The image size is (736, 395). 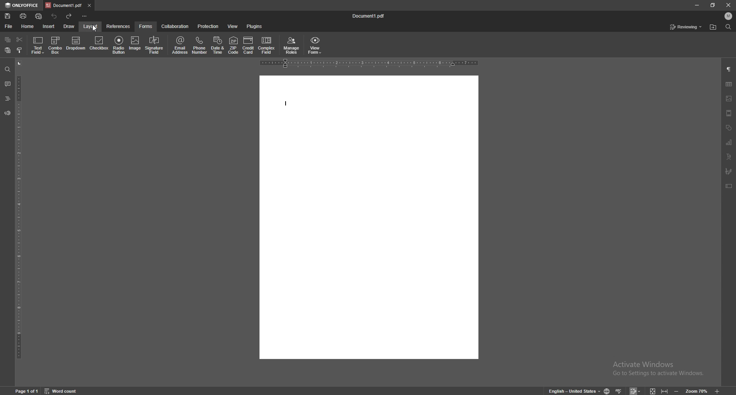 What do you see at coordinates (180, 45) in the screenshot?
I see `email address` at bounding box center [180, 45].